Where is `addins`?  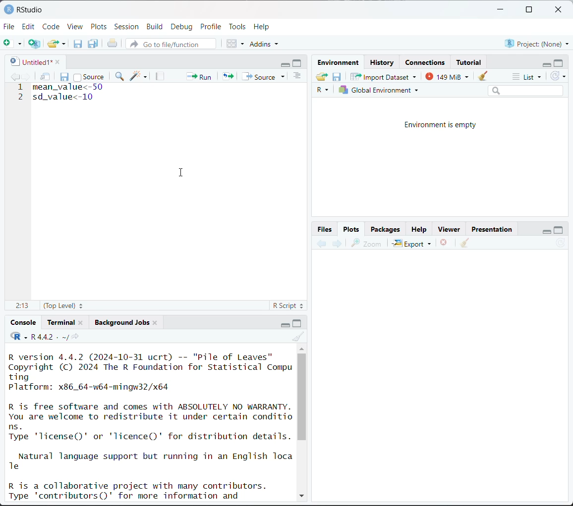 addins is located at coordinates (266, 44).